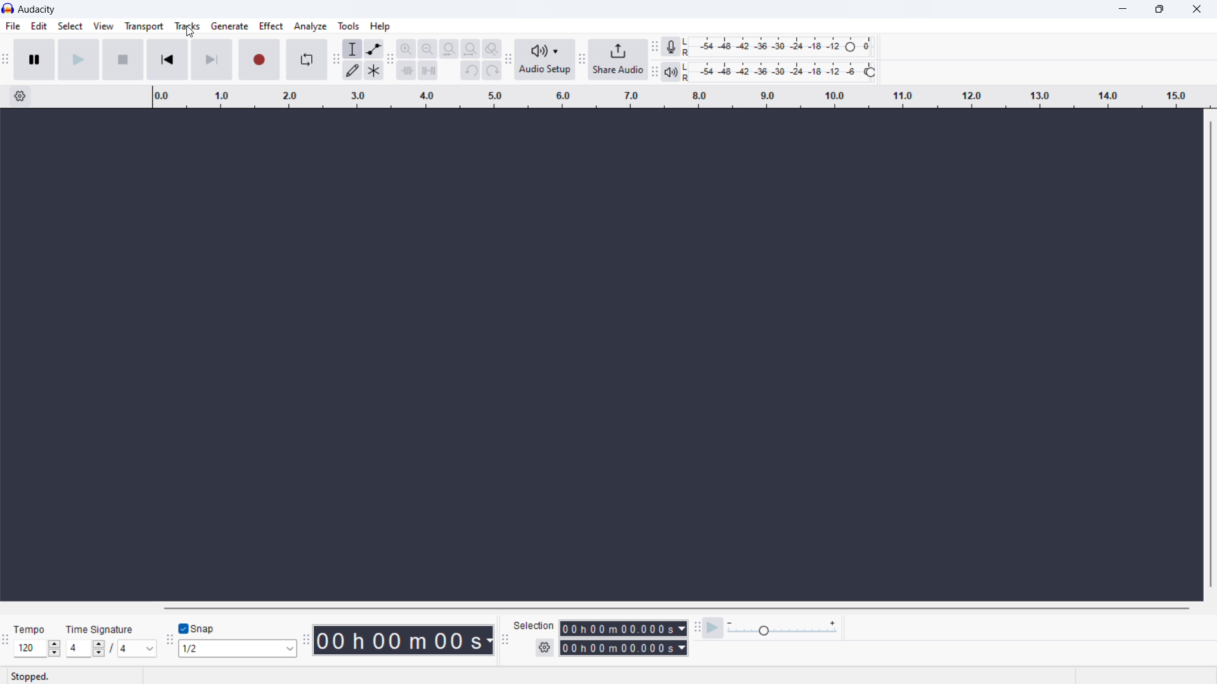  What do you see at coordinates (582, 60) in the screenshot?
I see `share audio toolbar` at bounding box center [582, 60].